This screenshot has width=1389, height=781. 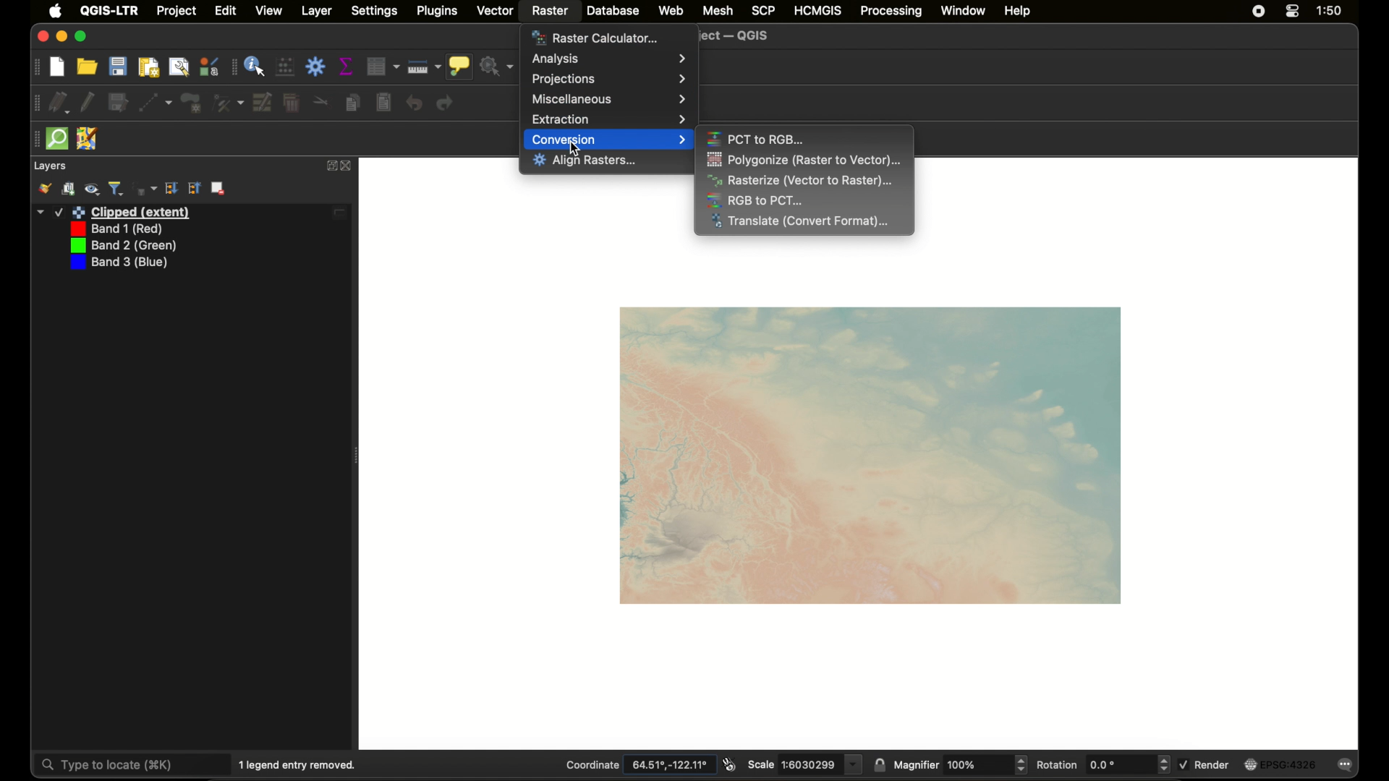 I want to click on 1 legend entry removed, so click(x=300, y=765).